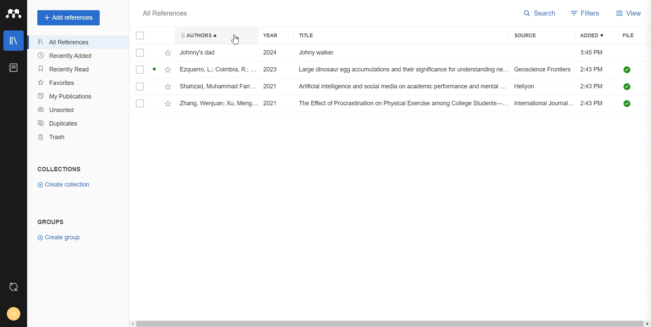 The image size is (651, 327). I want to click on Authors, so click(215, 35).